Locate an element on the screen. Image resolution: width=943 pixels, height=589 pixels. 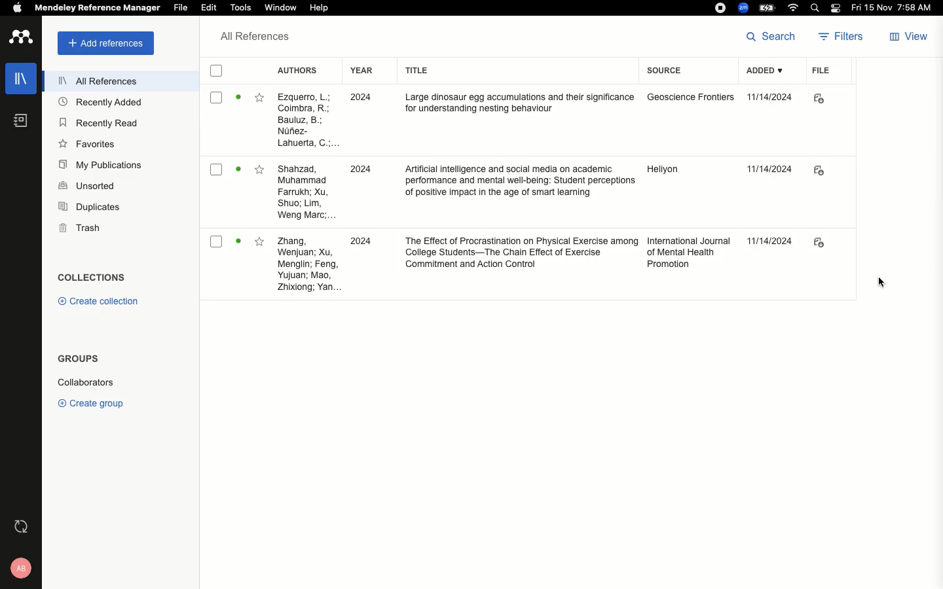
pdf is located at coordinates (818, 242).